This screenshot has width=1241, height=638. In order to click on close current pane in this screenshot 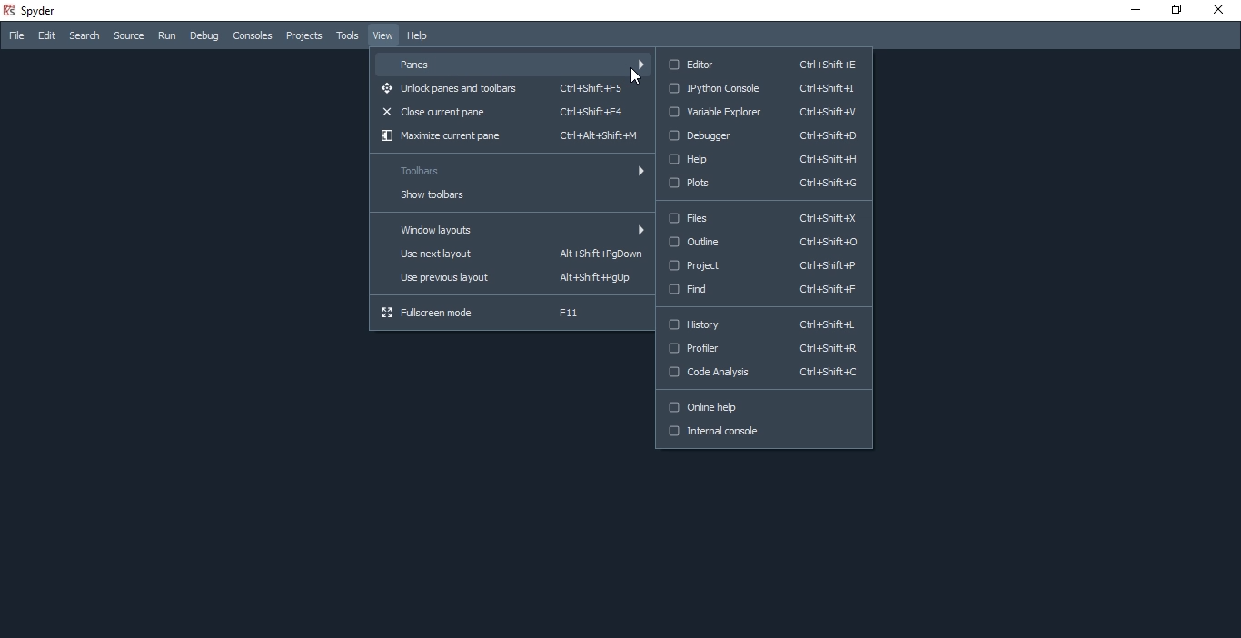, I will do `click(512, 111)`.